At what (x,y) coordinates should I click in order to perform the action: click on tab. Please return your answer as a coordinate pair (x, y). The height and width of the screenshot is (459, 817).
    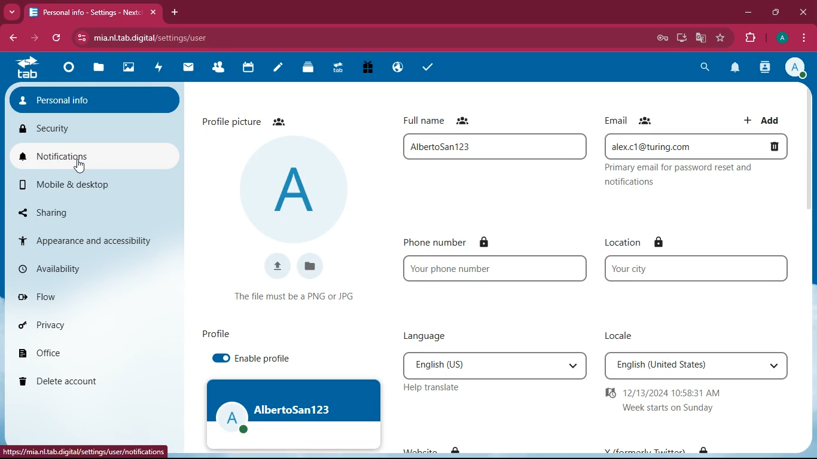
    Looking at the image, I should click on (337, 67).